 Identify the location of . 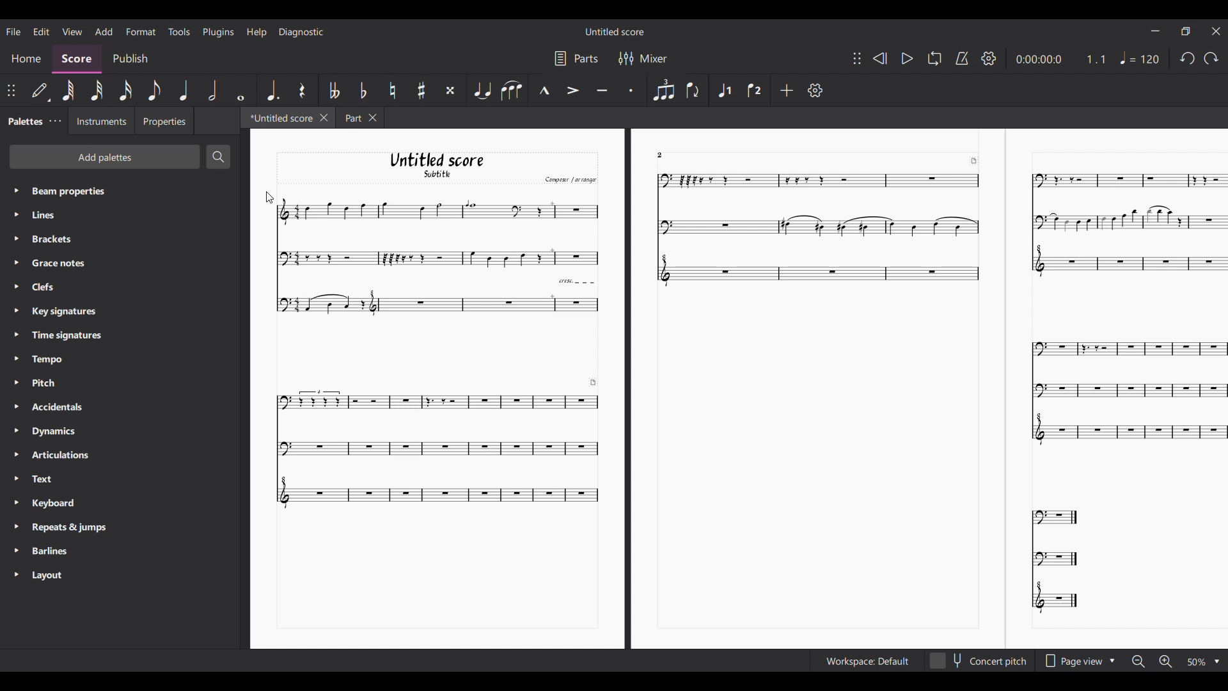
(18, 361).